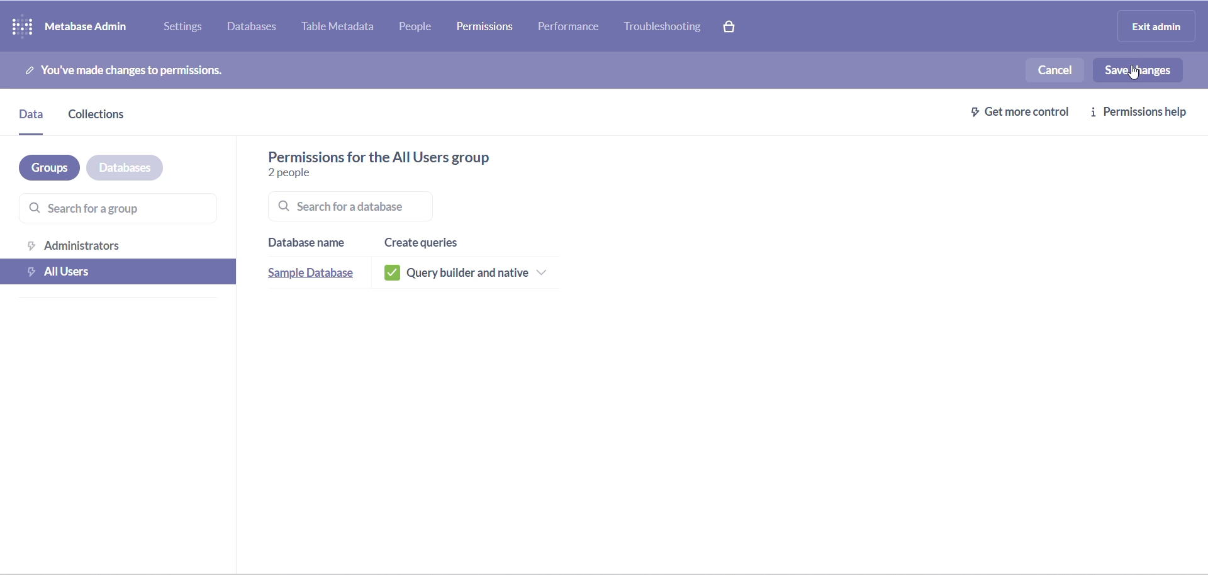 The width and height of the screenshot is (1208, 575). I want to click on collections, so click(107, 114).